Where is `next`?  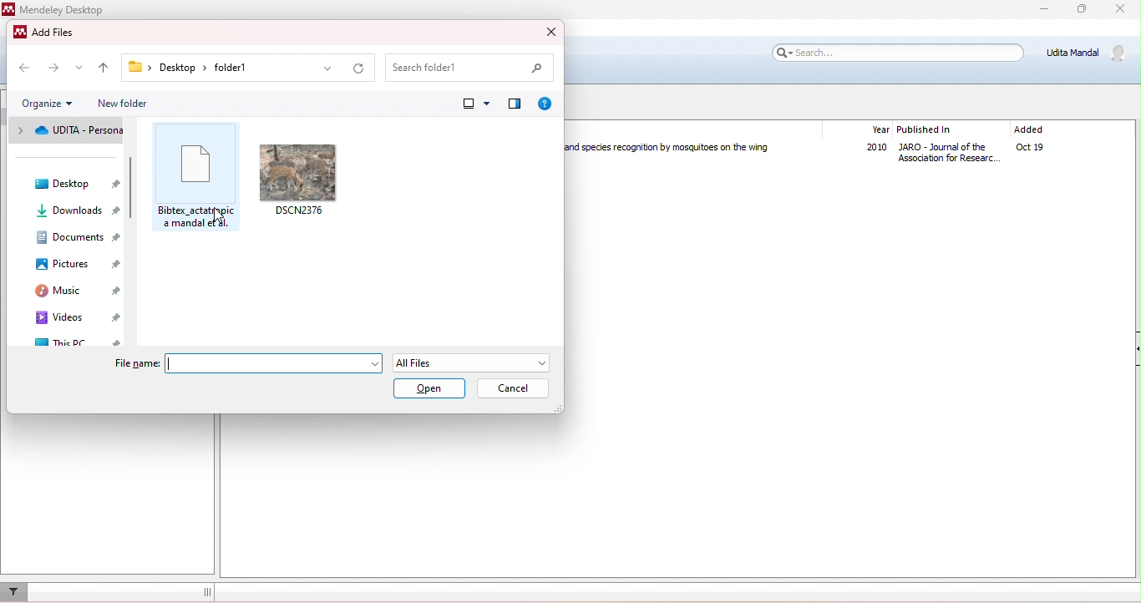 next is located at coordinates (53, 68).